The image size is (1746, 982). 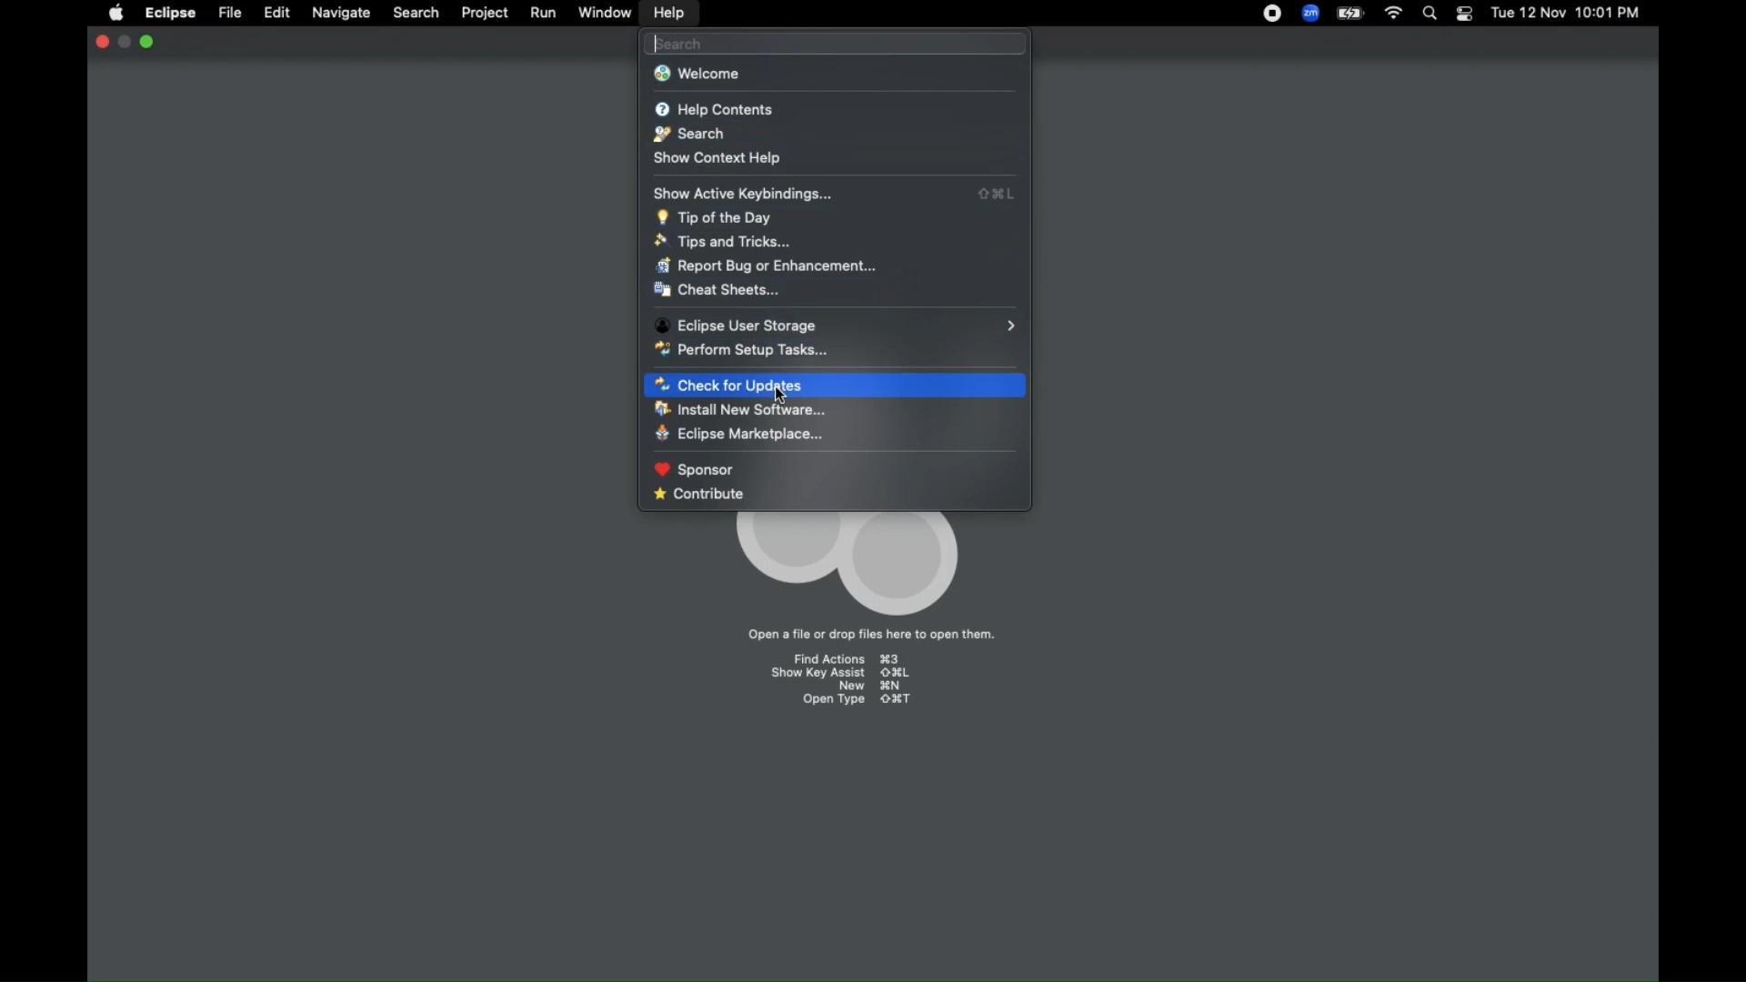 I want to click on abstract, so click(x=846, y=563).